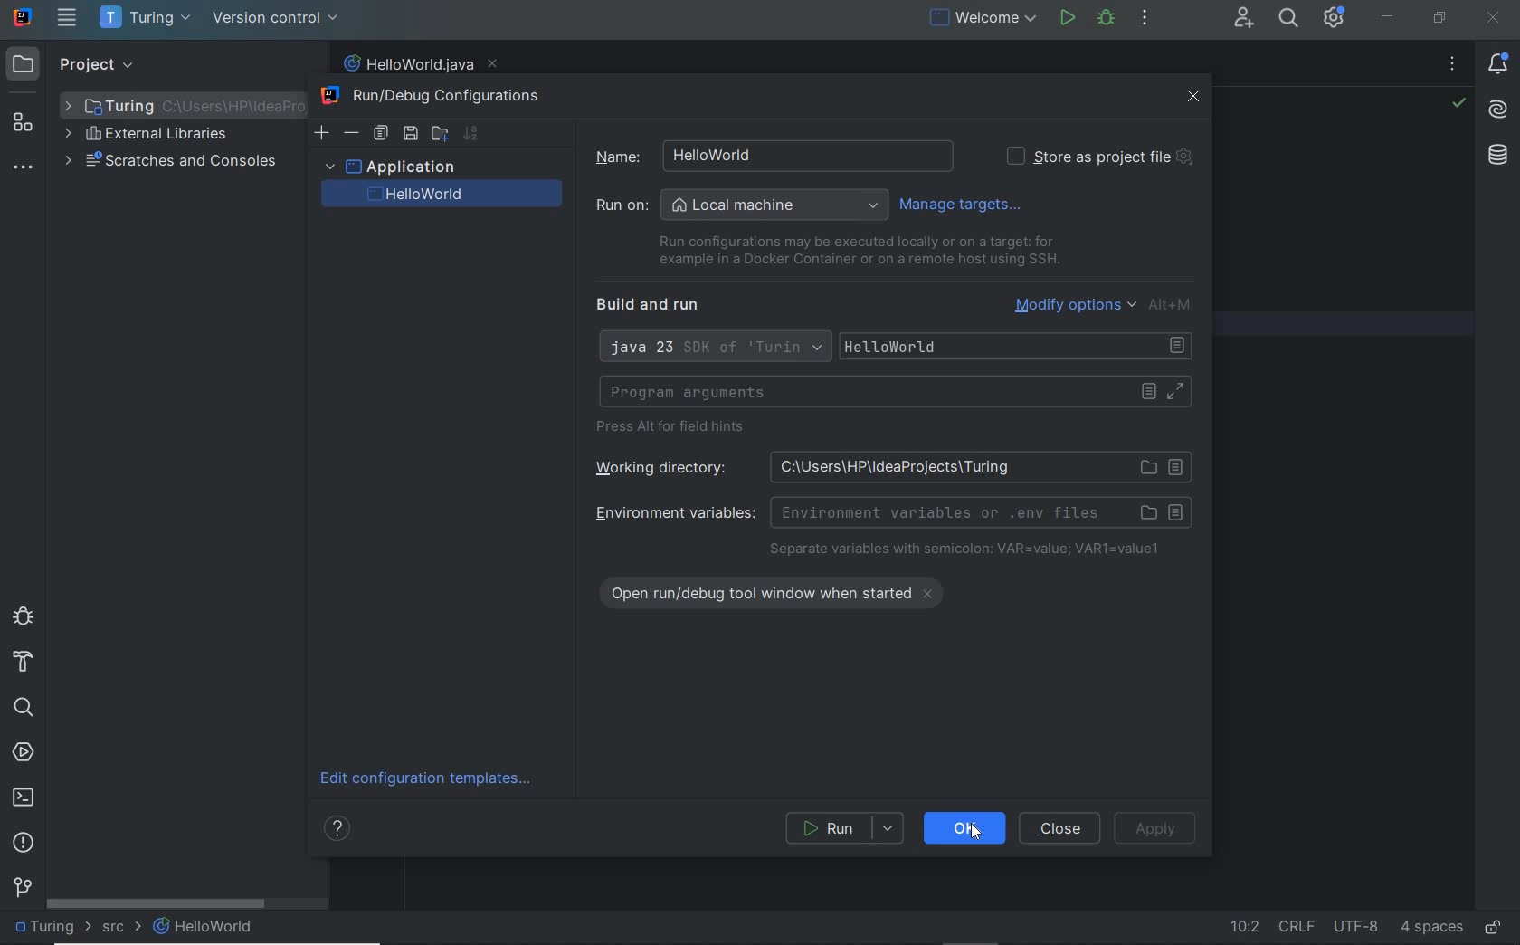  What do you see at coordinates (121, 930) in the screenshot?
I see `src` at bounding box center [121, 930].